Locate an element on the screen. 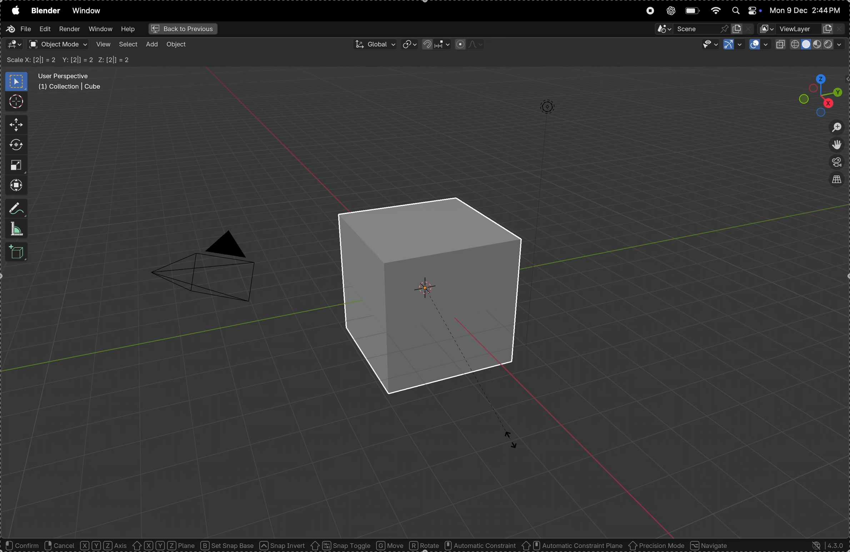 The width and height of the screenshot is (850, 552). version is located at coordinates (829, 545).